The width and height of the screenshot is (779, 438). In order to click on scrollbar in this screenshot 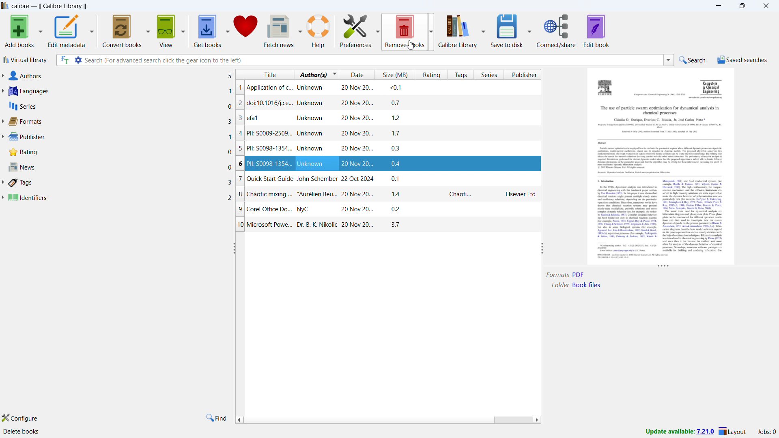, I will do `click(512, 420)`.